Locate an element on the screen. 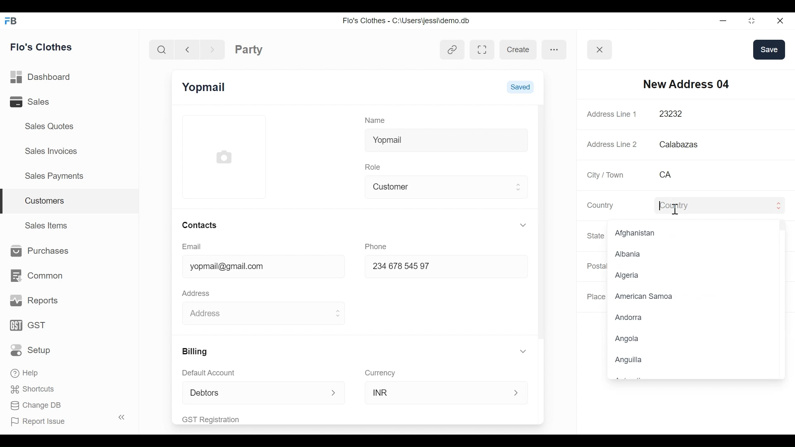 This screenshot has width=795, height=447. Name is located at coordinates (377, 120).